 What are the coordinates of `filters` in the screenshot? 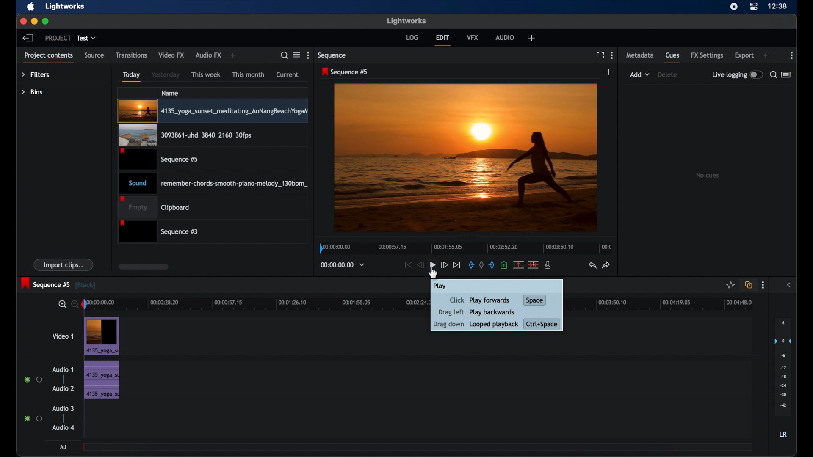 It's located at (35, 75).